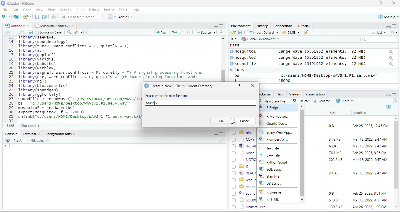  What do you see at coordinates (278, 141) in the screenshot?
I see `Plumber APL...` at bounding box center [278, 141].